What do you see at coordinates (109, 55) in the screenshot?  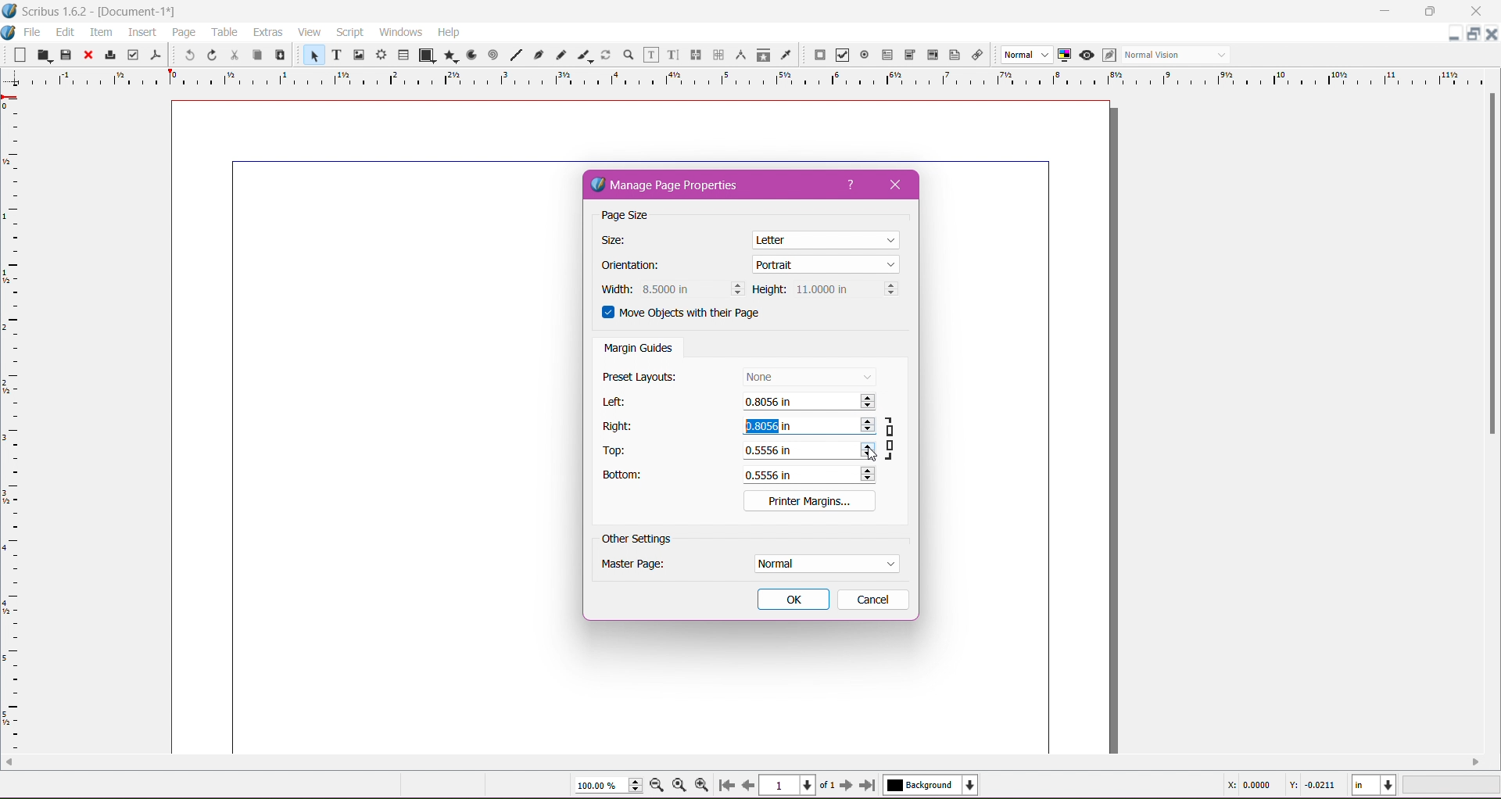 I see `Print` at bounding box center [109, 55].